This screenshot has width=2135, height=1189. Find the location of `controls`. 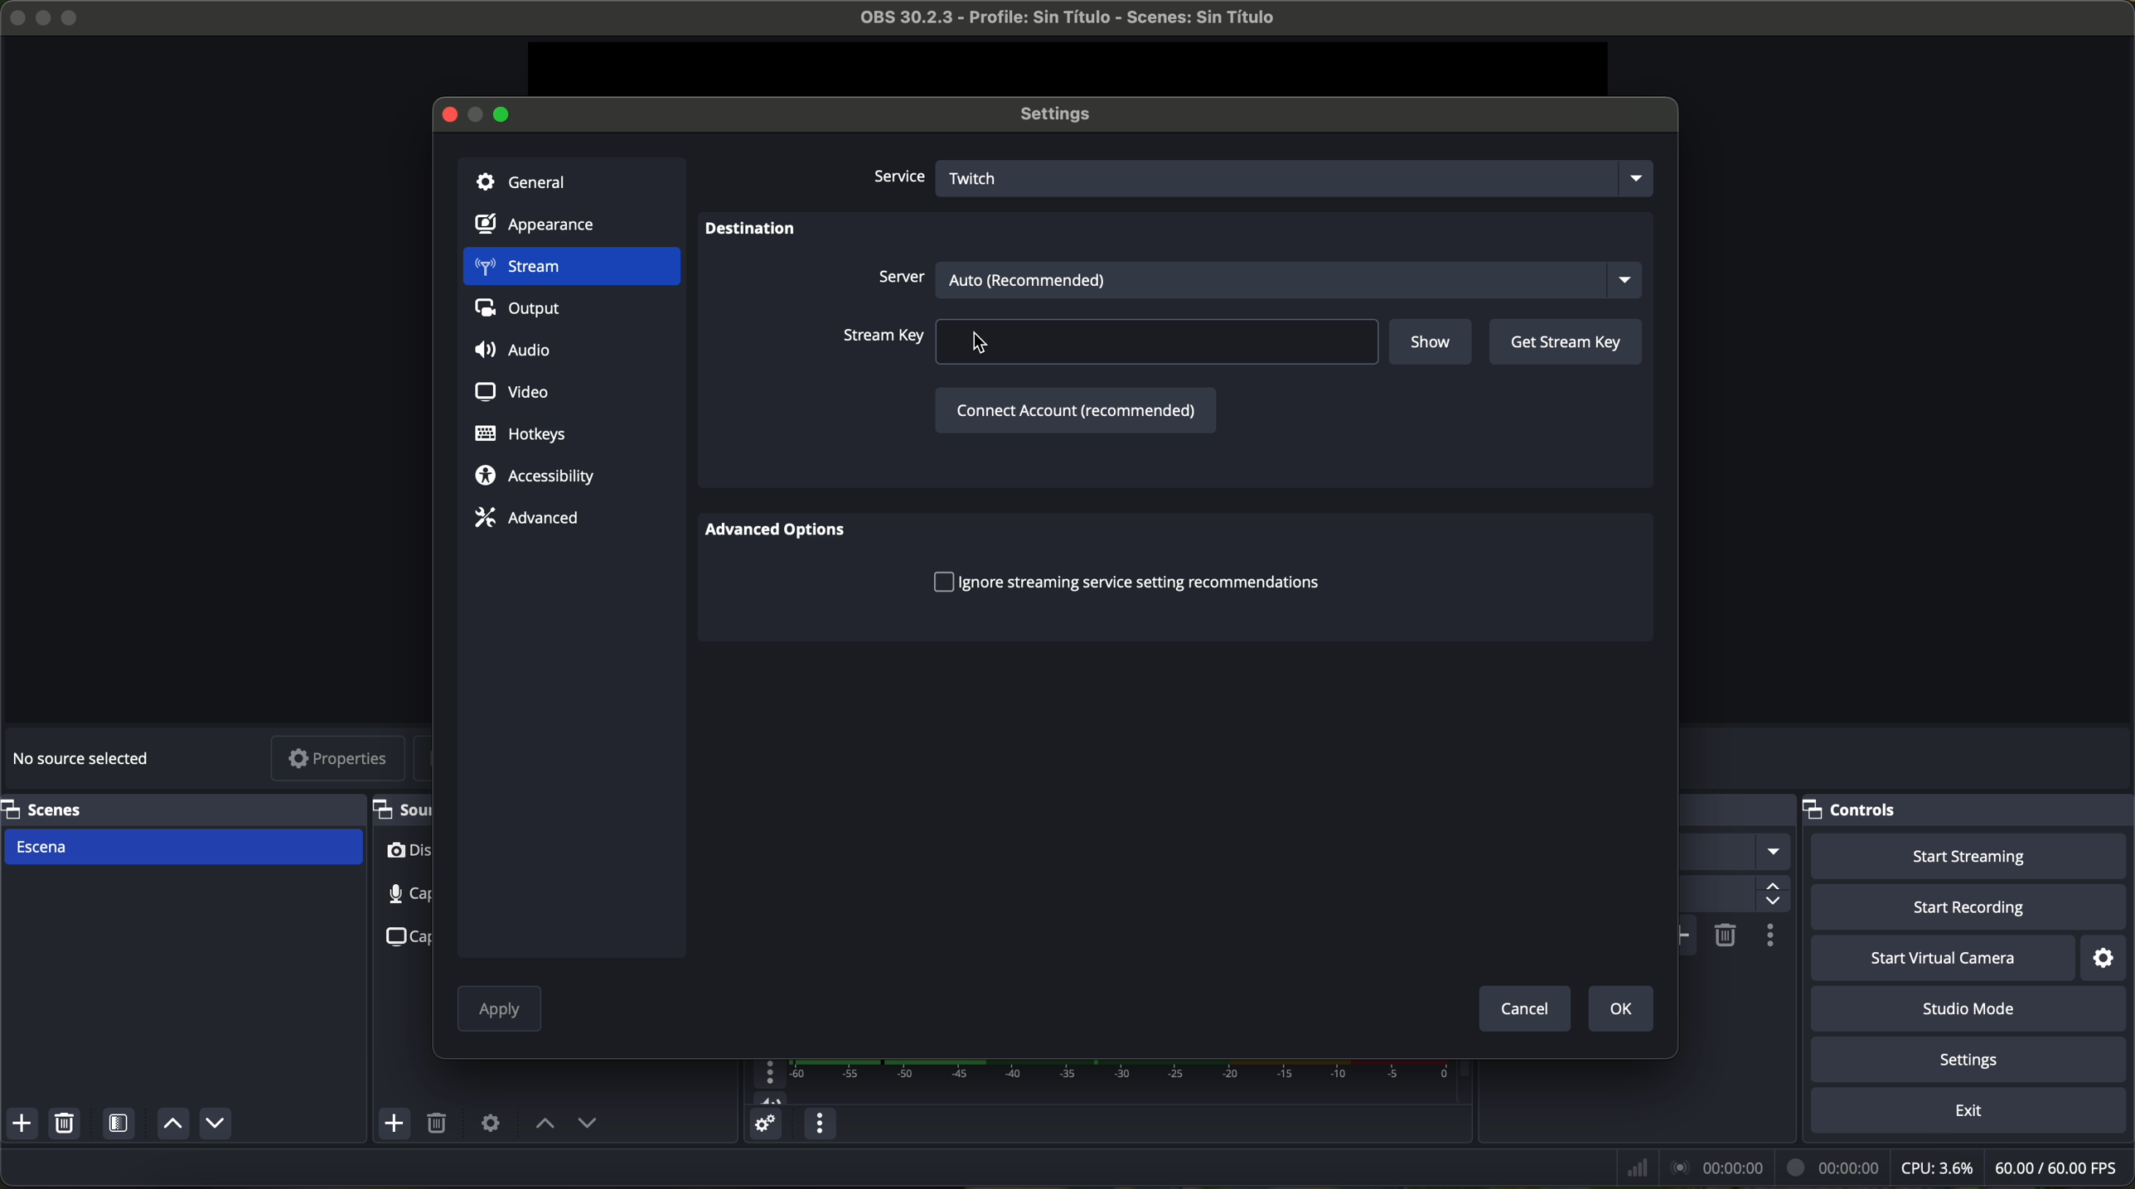

controls is located at coordinates (1968, 810).